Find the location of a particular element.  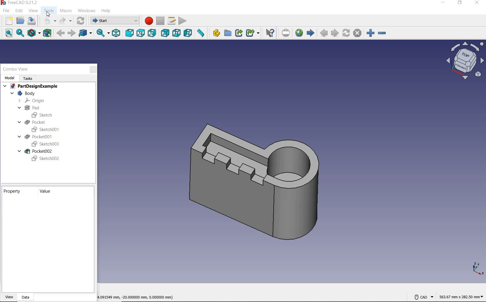

Bounding box is located at coordinates (49, 33).